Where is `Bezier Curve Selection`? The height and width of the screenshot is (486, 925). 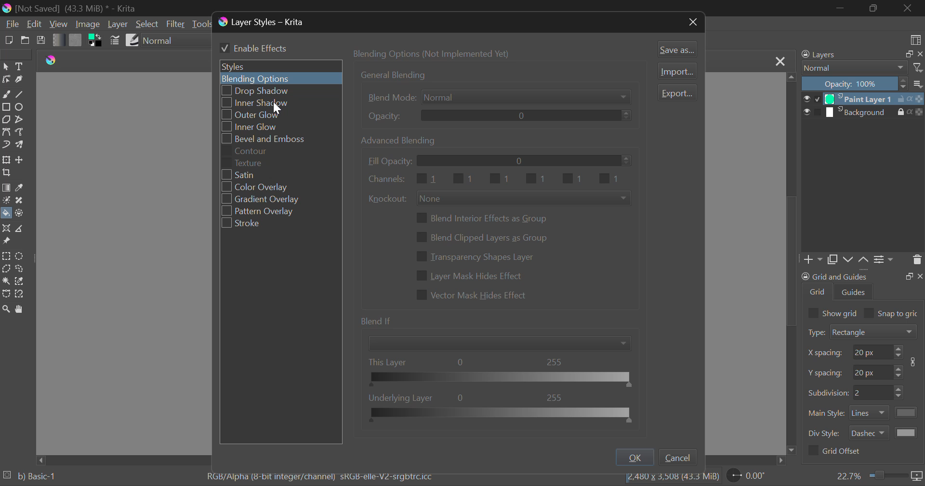 Bezier Curve Selection is located at coordinates (6, 294).